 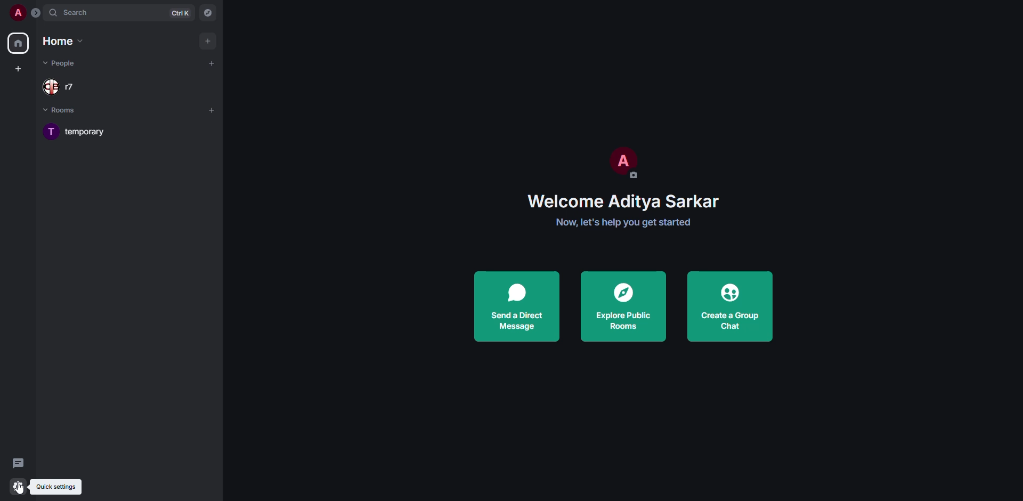 I want to click on people, so click(x=66, y=63).